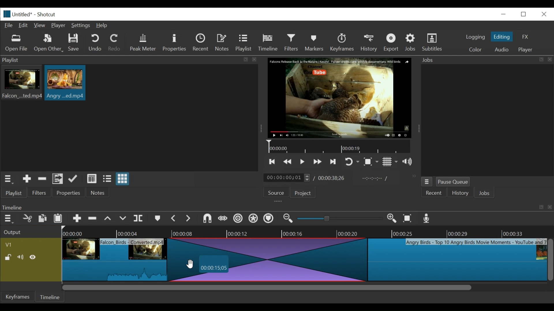 This screenshot has height=311, width=554. Describe the element at coordinates (485, 194) in the screenshot. I see `JOBS` at that location.